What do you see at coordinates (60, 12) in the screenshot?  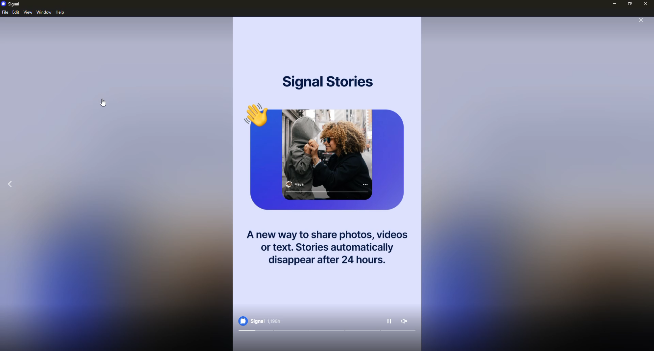 I see `help` at bounding box center [60, 12].